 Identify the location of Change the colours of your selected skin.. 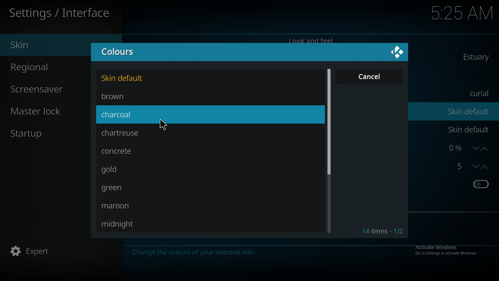
(197, 255).